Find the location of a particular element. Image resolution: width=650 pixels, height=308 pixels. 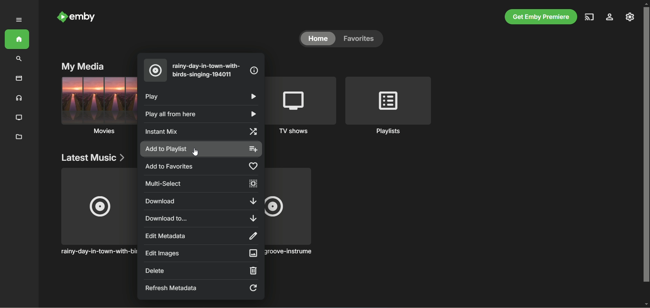

edit images is located at coordinates (200, 253).